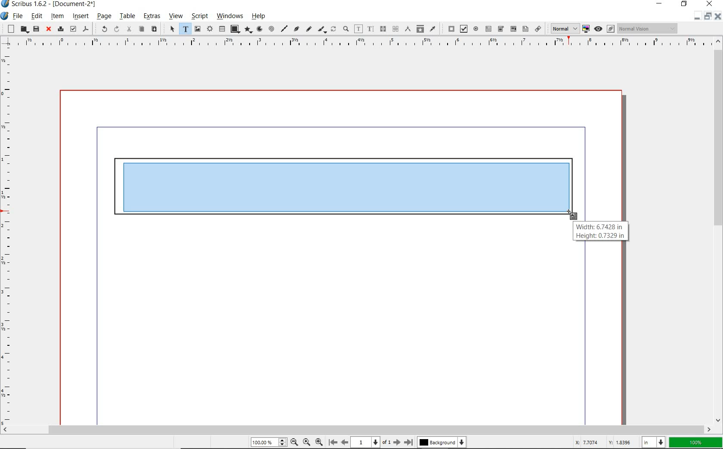 This screenshot has height=449, width=723. Describe the element at coordinates (525, 28) in the screenshot. I see `pdf list box` at that location.